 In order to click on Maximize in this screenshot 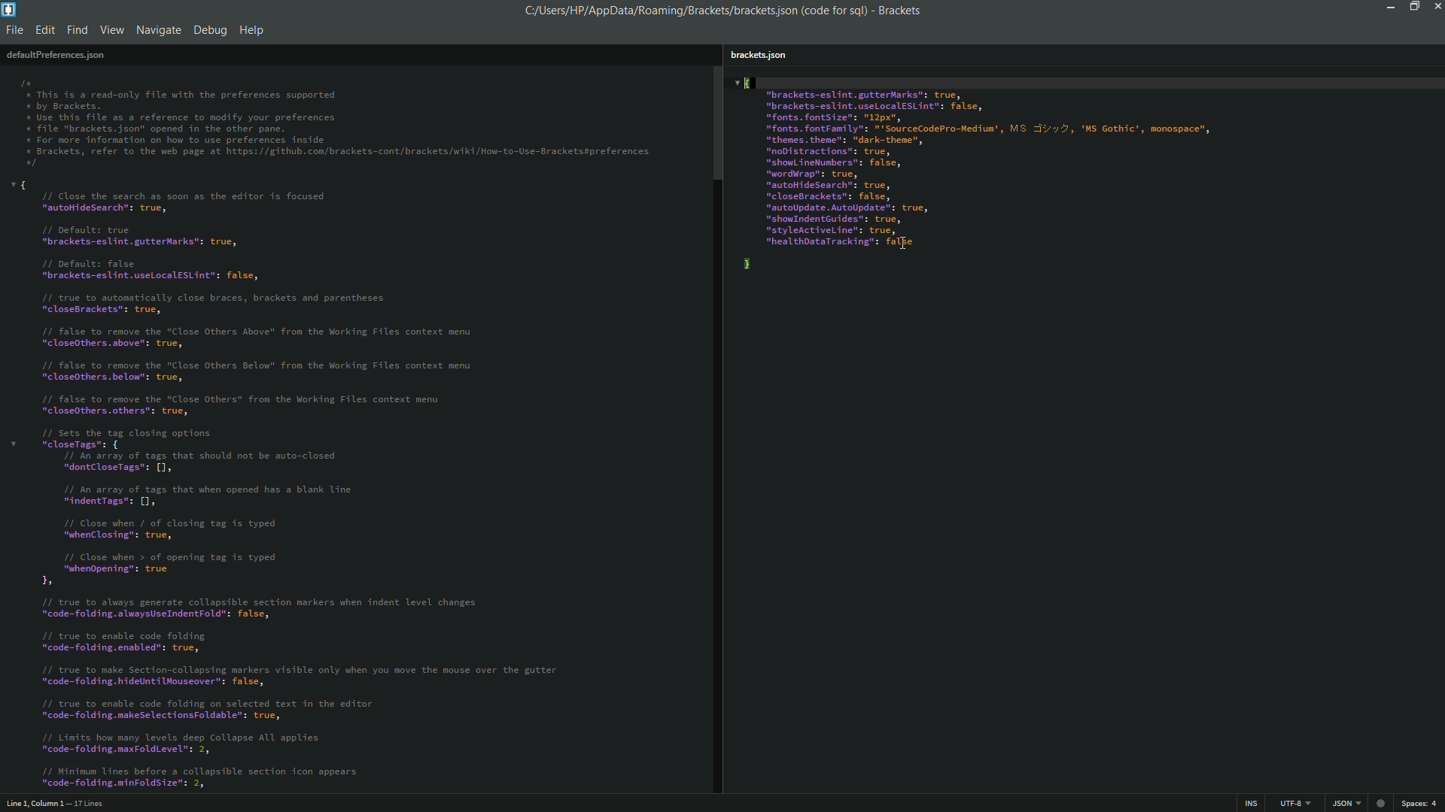, I will do `click(1413, 6)`.